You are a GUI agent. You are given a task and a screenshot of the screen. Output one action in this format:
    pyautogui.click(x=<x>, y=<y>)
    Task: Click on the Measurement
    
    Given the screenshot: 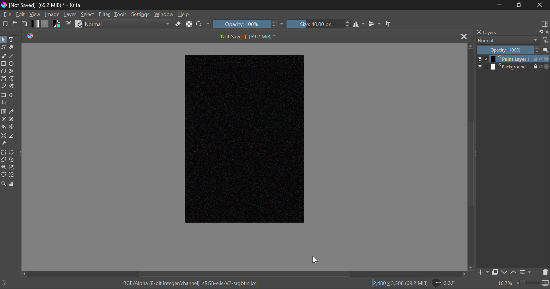 What is the action you would take?
    pyautogui.click(x=12, y=136)
    